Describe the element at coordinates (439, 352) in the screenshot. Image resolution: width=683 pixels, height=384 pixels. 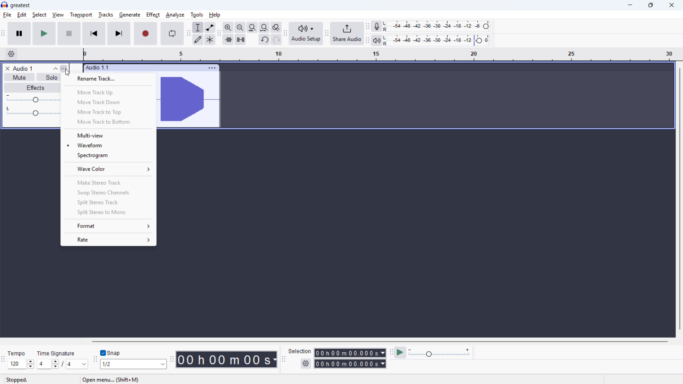
I see `playback speed` at that location.